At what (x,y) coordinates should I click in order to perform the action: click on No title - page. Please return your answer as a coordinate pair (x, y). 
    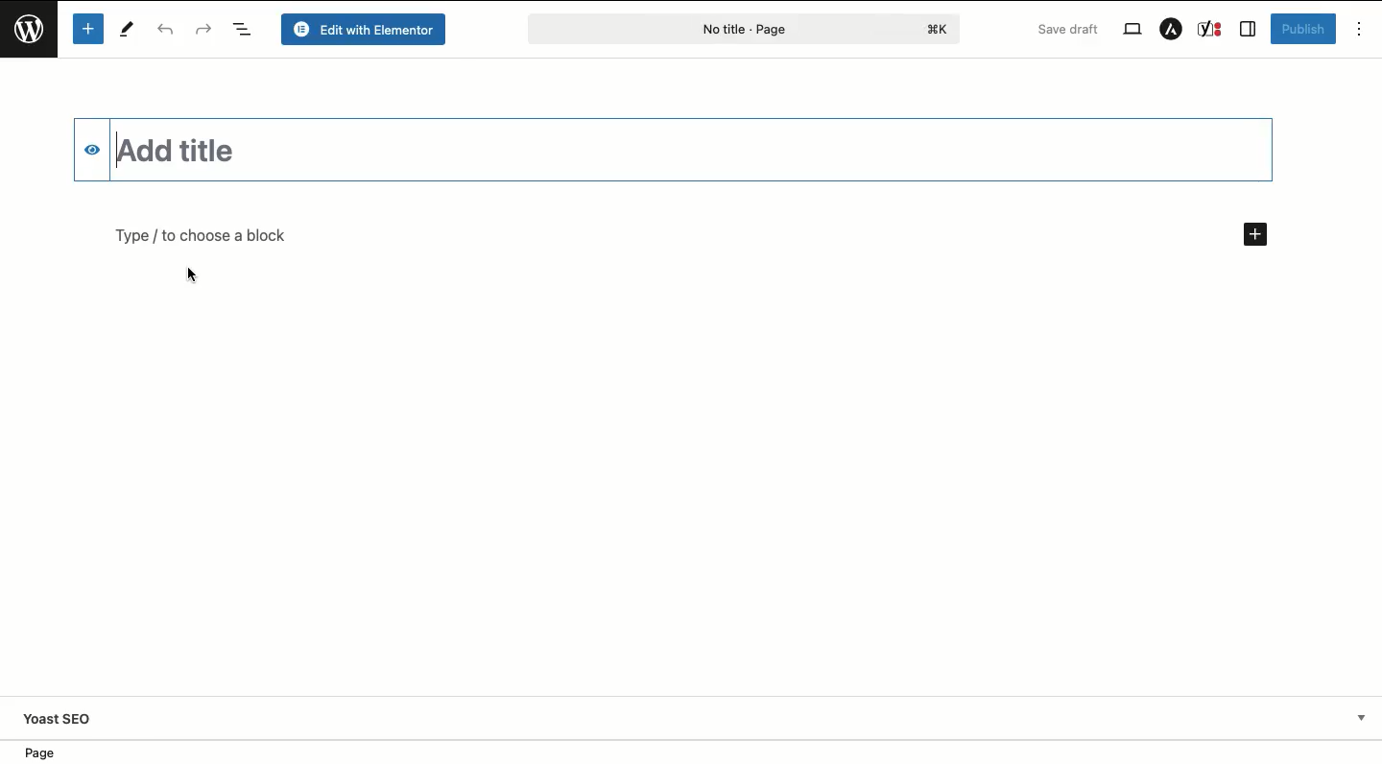
    Looking at the image, I should click on (678, 33).